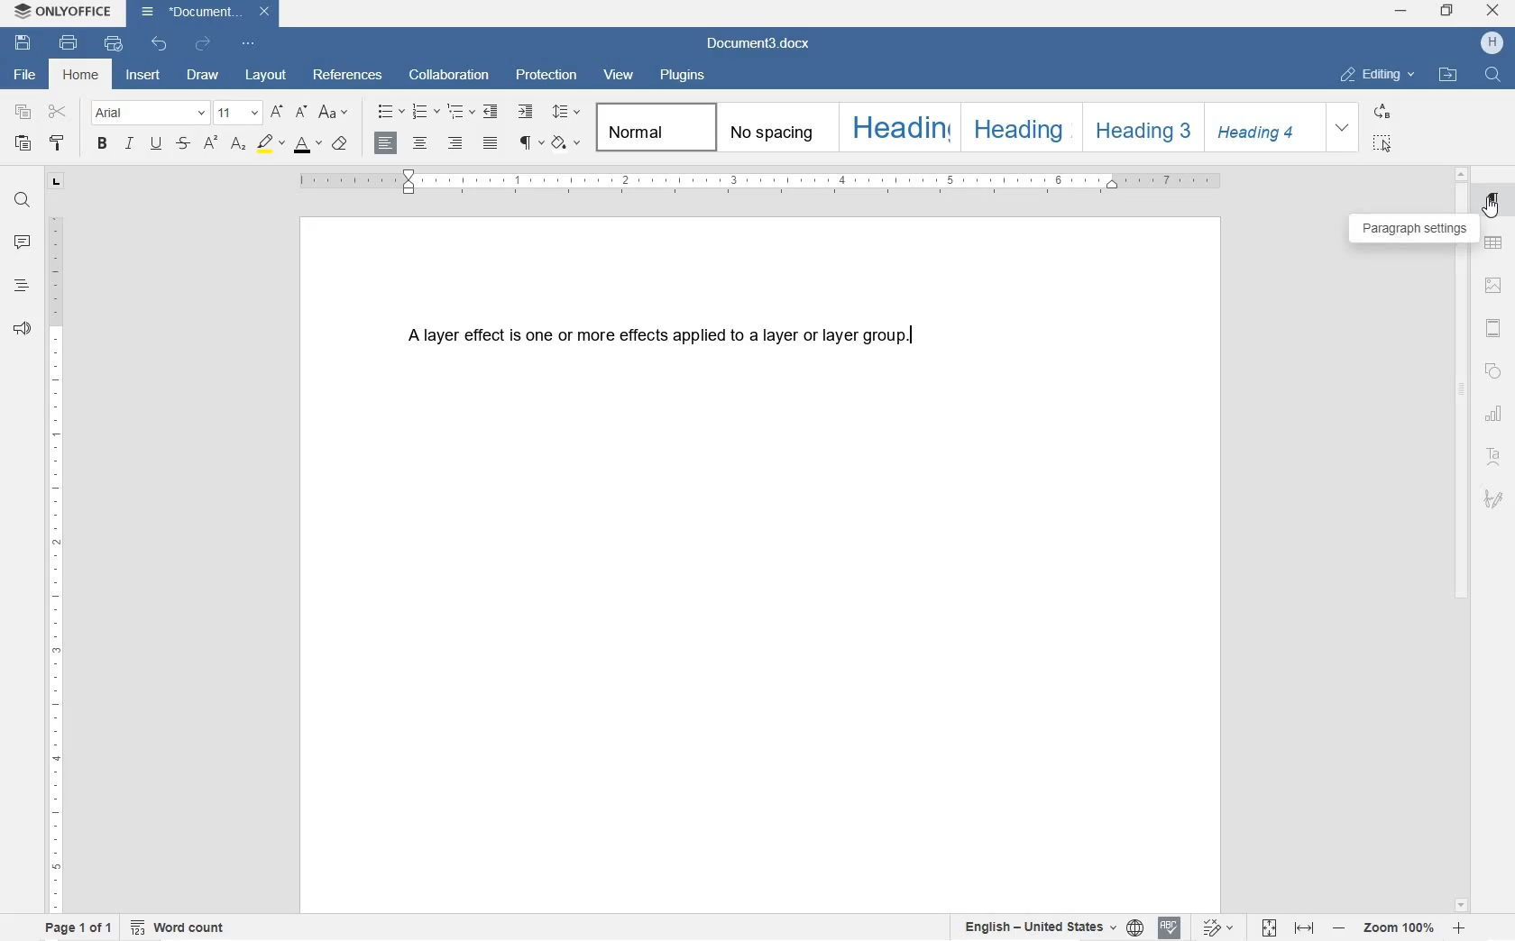 This screenshot has width=1515, height=941. What do you see at coordinates (23, 43) in the screenshot?
I see `SAVE` at bounding box center [23, 43].